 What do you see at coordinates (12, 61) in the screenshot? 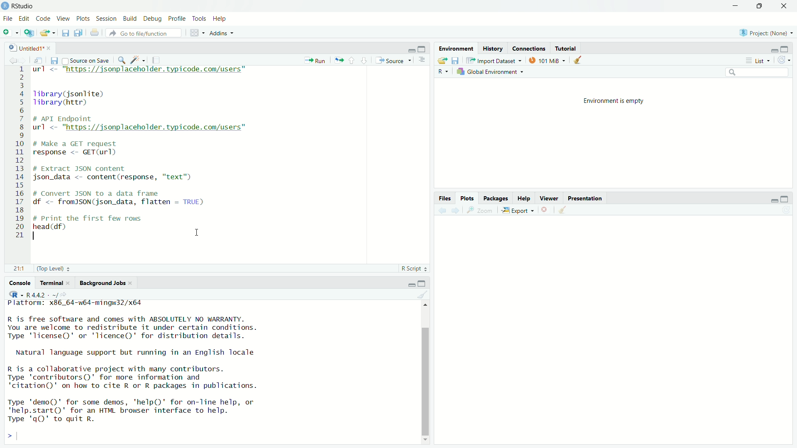
I see `Previous` at bounding box center [12, 61].